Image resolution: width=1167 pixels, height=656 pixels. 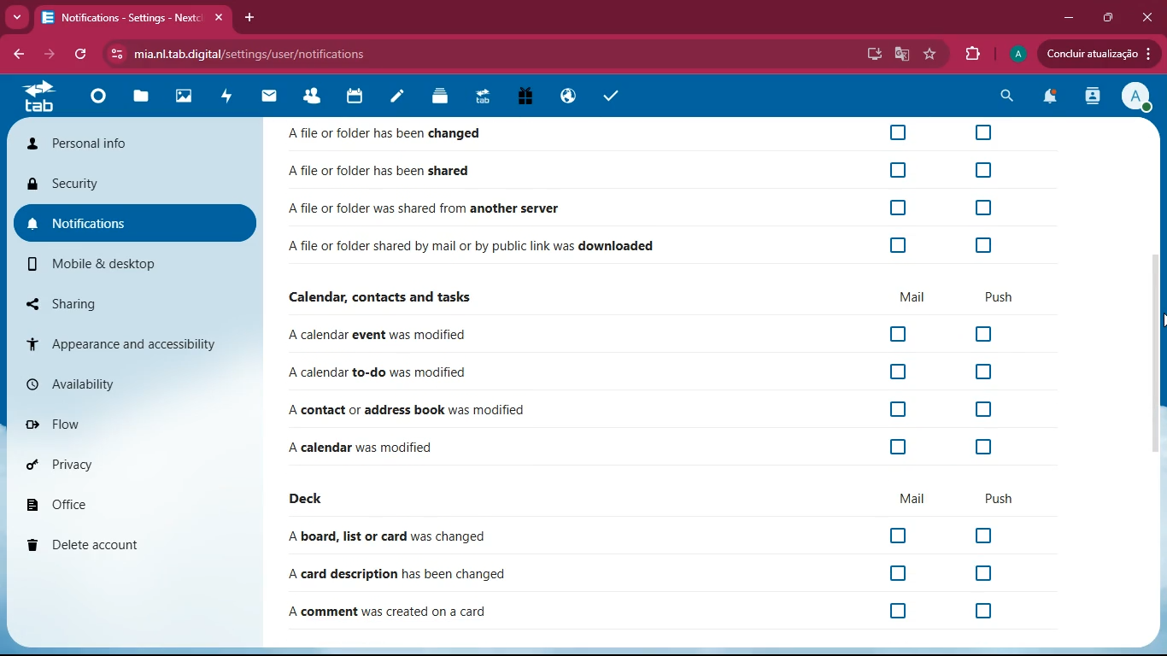 I want to click on desktop, so click(x=871, y=54).